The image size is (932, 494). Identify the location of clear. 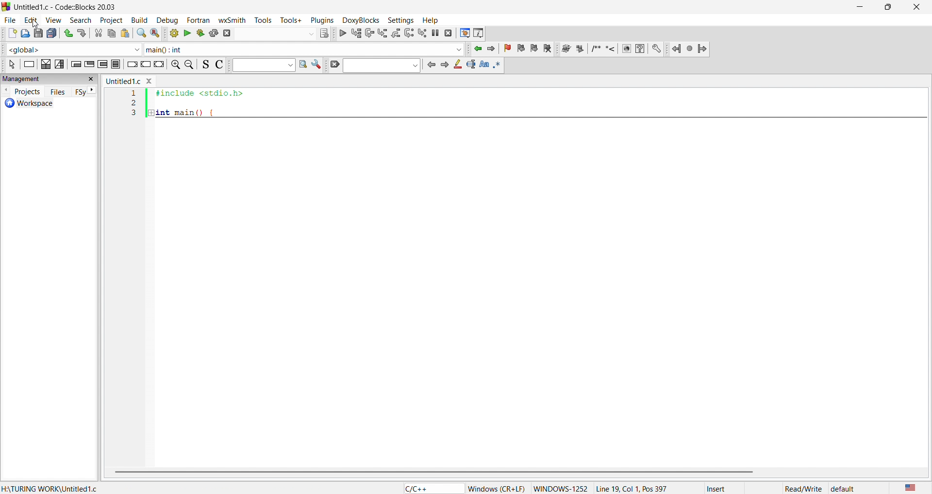
(333, 65).